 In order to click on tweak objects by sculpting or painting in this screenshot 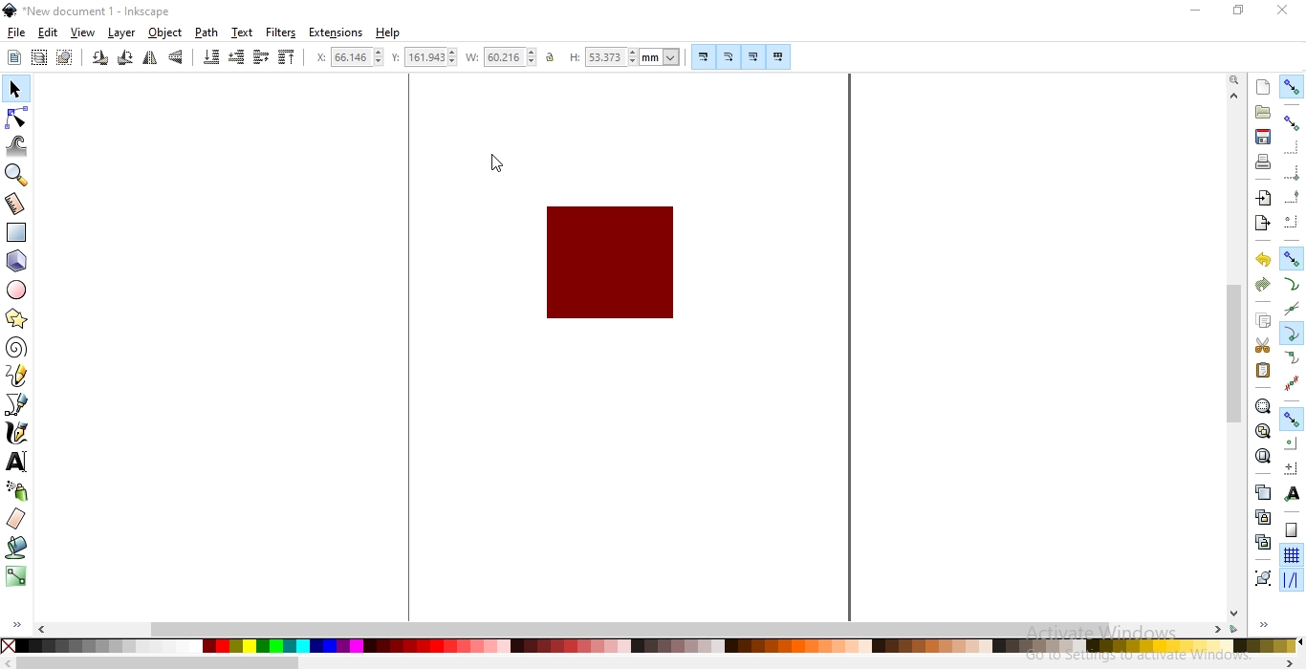, I will do `click(19, 145)`.